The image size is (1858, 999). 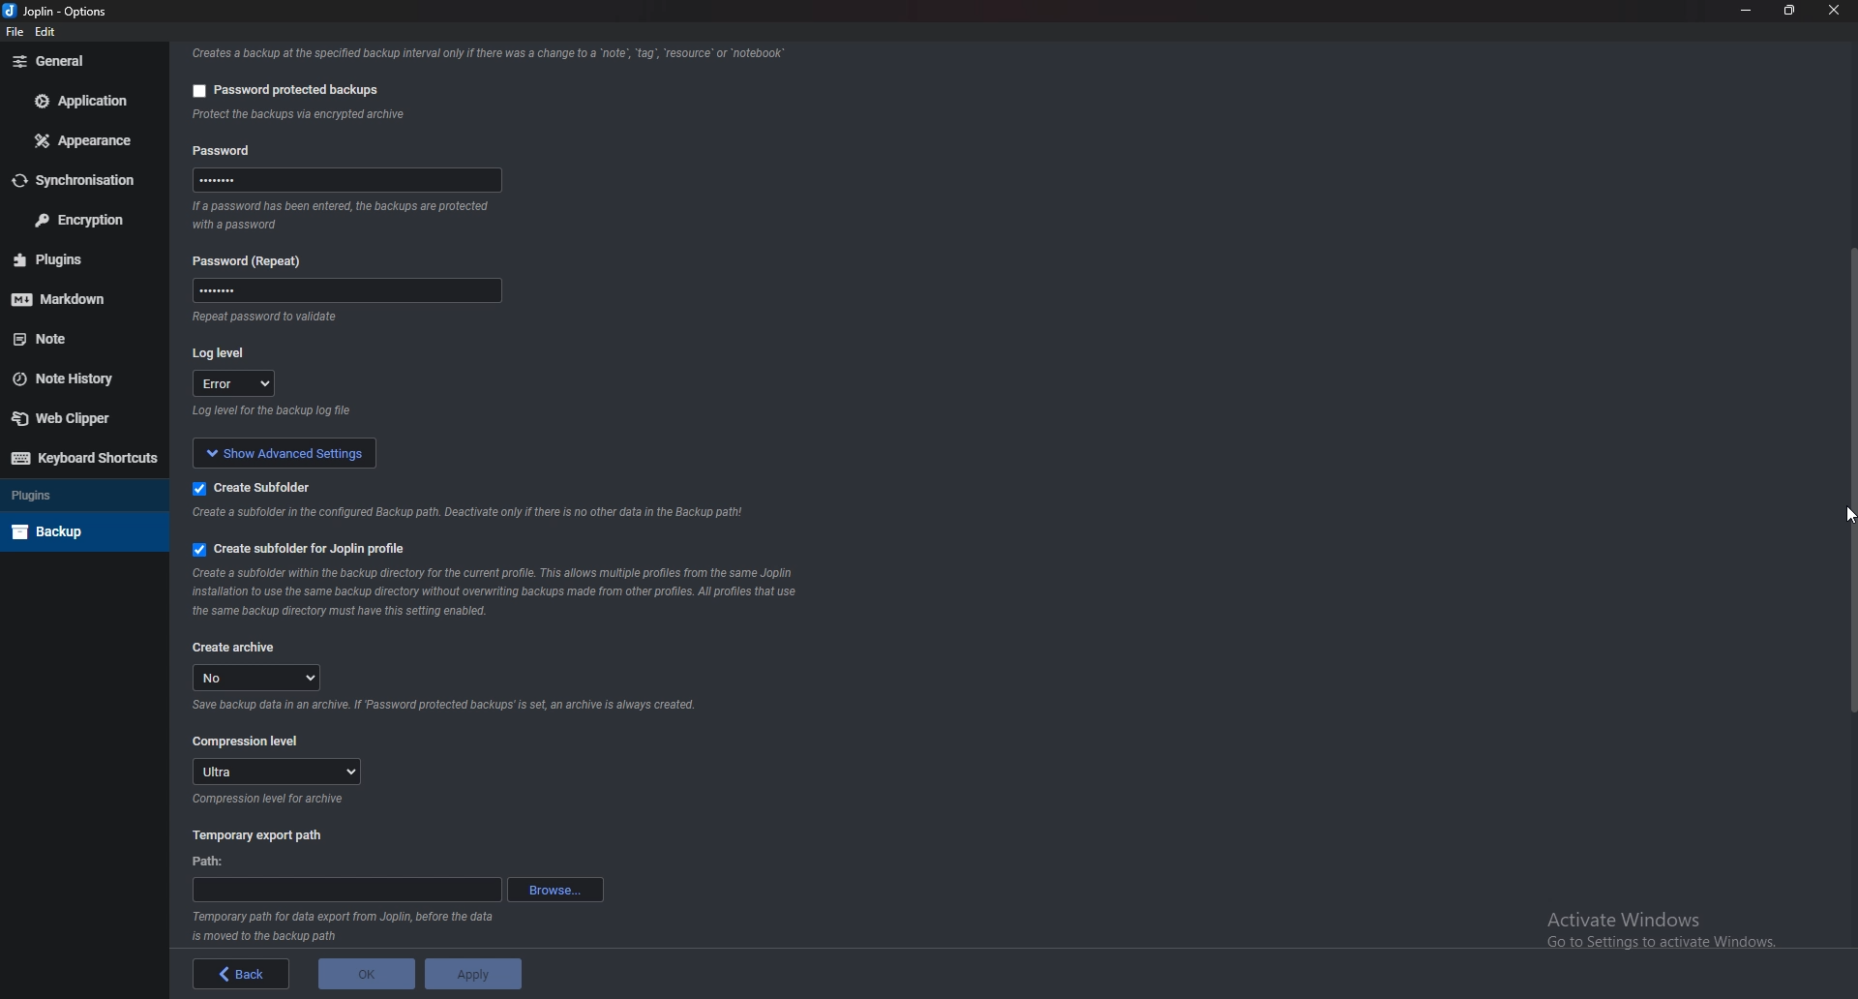 What do you see at coordinates (226, 148) in the screenshot?
I see `password` at bounding box center [226, 148].